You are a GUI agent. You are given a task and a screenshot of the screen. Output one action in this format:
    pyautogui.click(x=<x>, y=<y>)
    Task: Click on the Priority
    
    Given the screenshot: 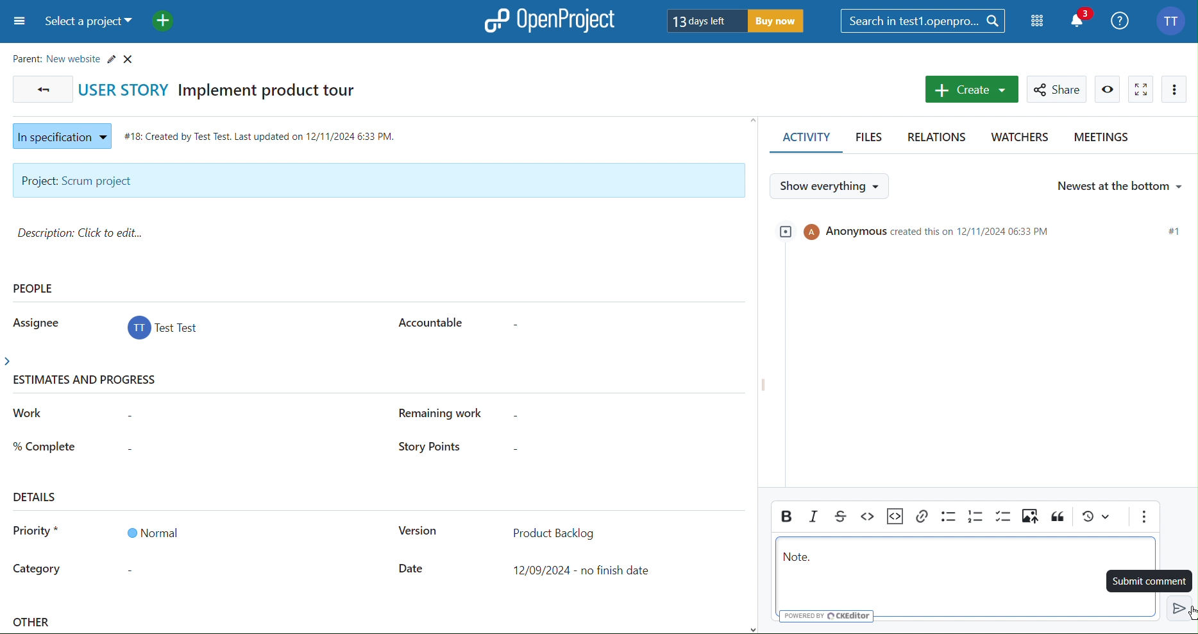 What is the action you would take?
    pyautogui.click(x=36, y=533)
    